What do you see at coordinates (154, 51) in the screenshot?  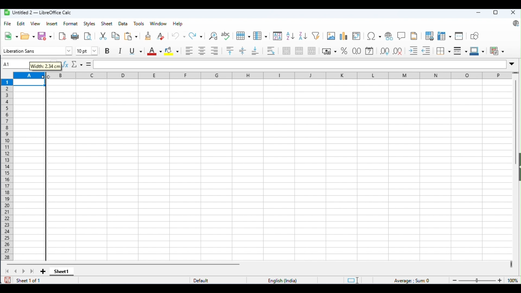 I see `font color` at bounding box center [154, 51].